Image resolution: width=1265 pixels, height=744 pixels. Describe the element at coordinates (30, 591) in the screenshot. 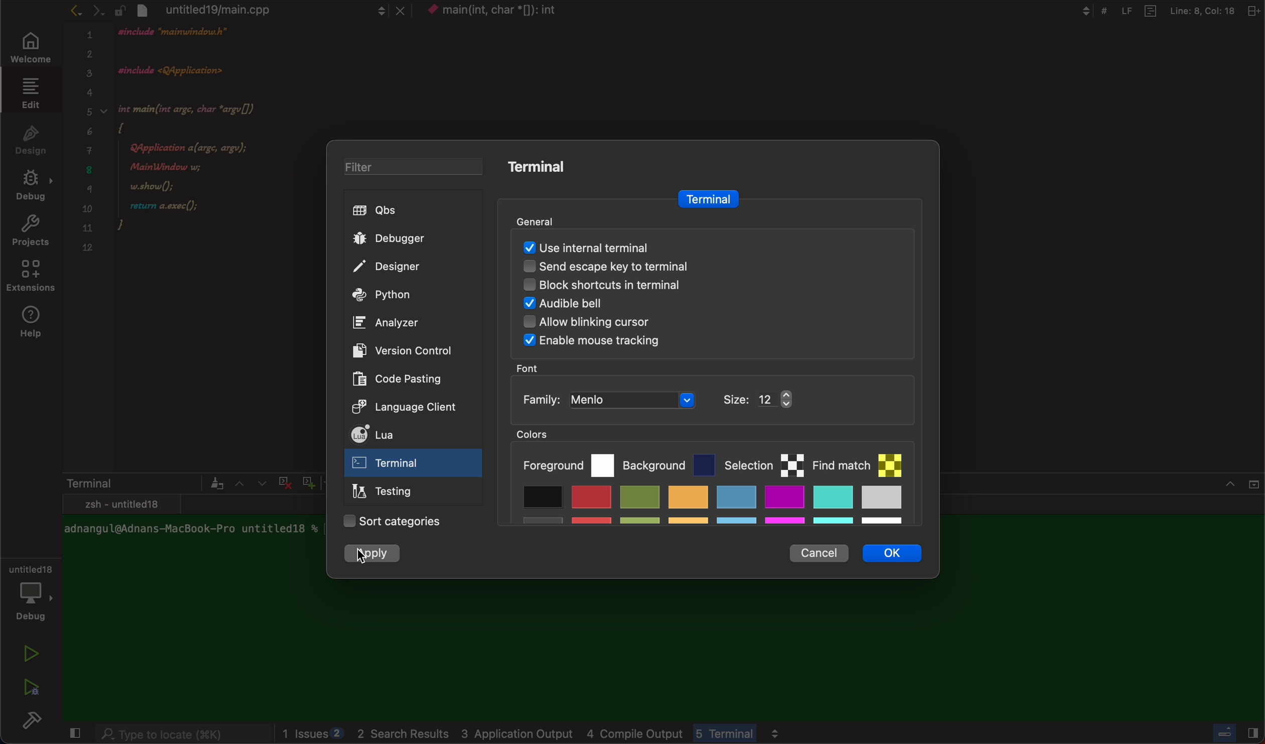

I see `debugger` at that location.